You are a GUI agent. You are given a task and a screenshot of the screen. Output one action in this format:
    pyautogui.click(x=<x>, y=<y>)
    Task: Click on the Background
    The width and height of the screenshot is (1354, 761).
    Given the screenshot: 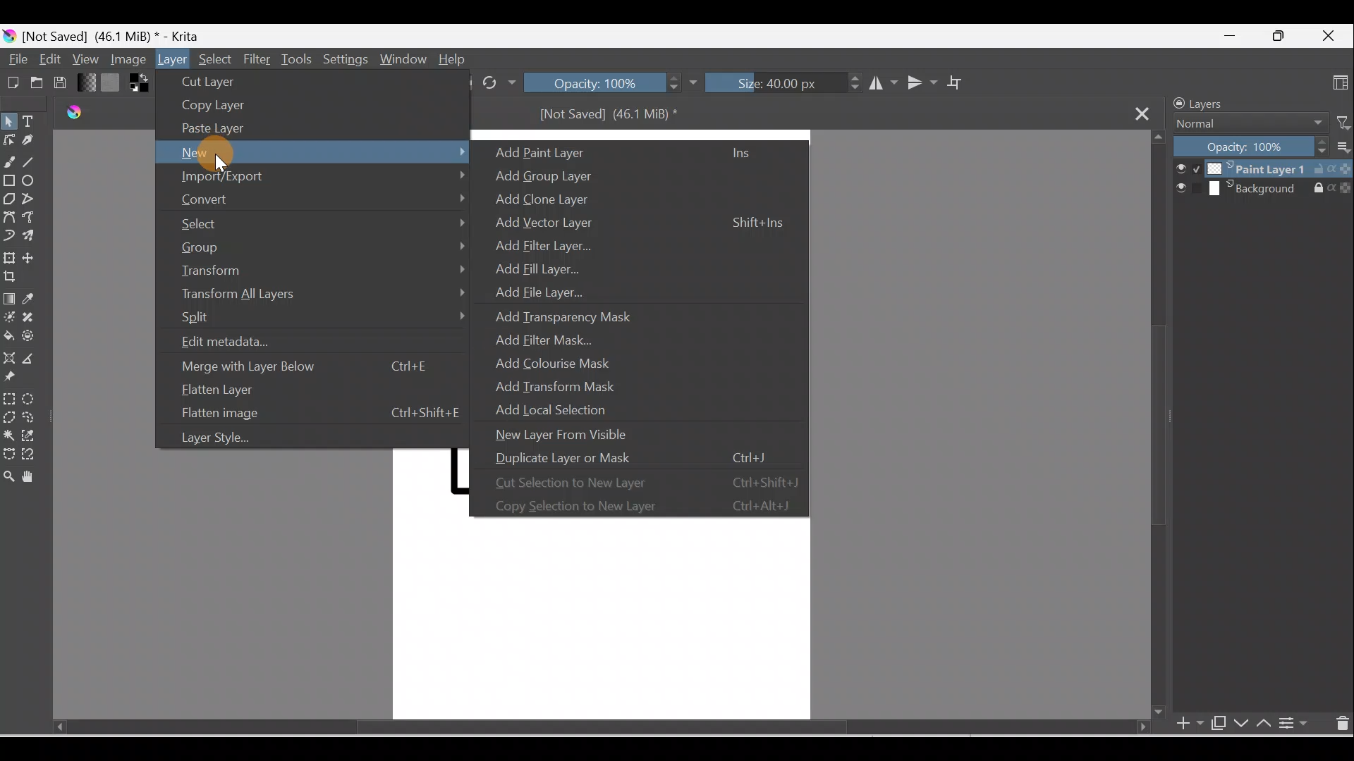 What is the action you would take?
    pyautogui.click(x=1264, y=190)
    